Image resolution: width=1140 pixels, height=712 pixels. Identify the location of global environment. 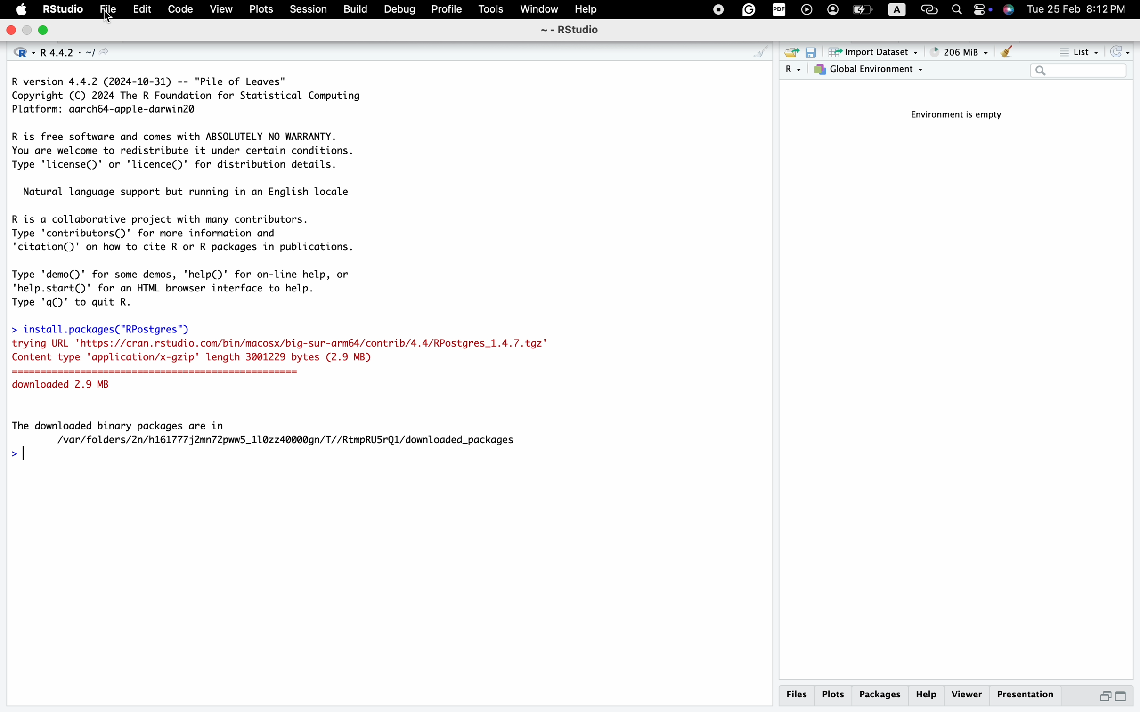
(871, 71).